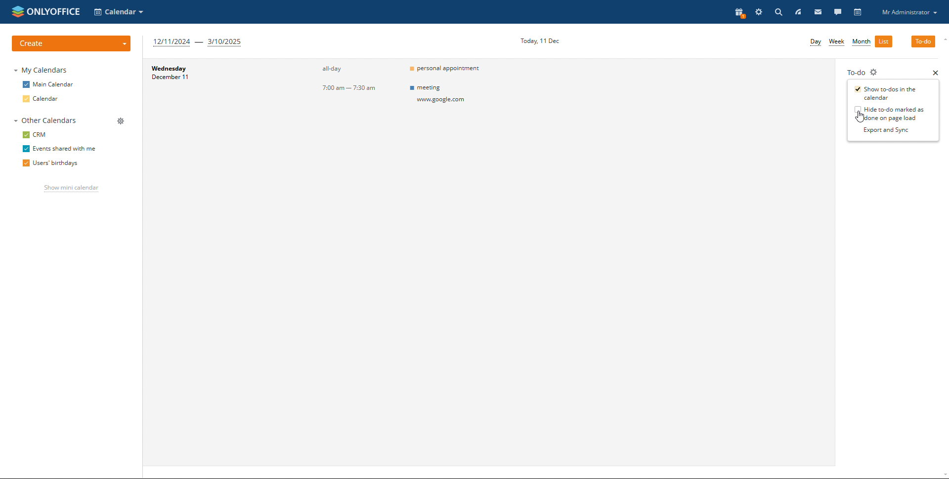 This screenshot has width=949, height=479. What do you see at coordinates (816, 42) in the screenshot?
I see `day view` at bounding box center [816, 42].